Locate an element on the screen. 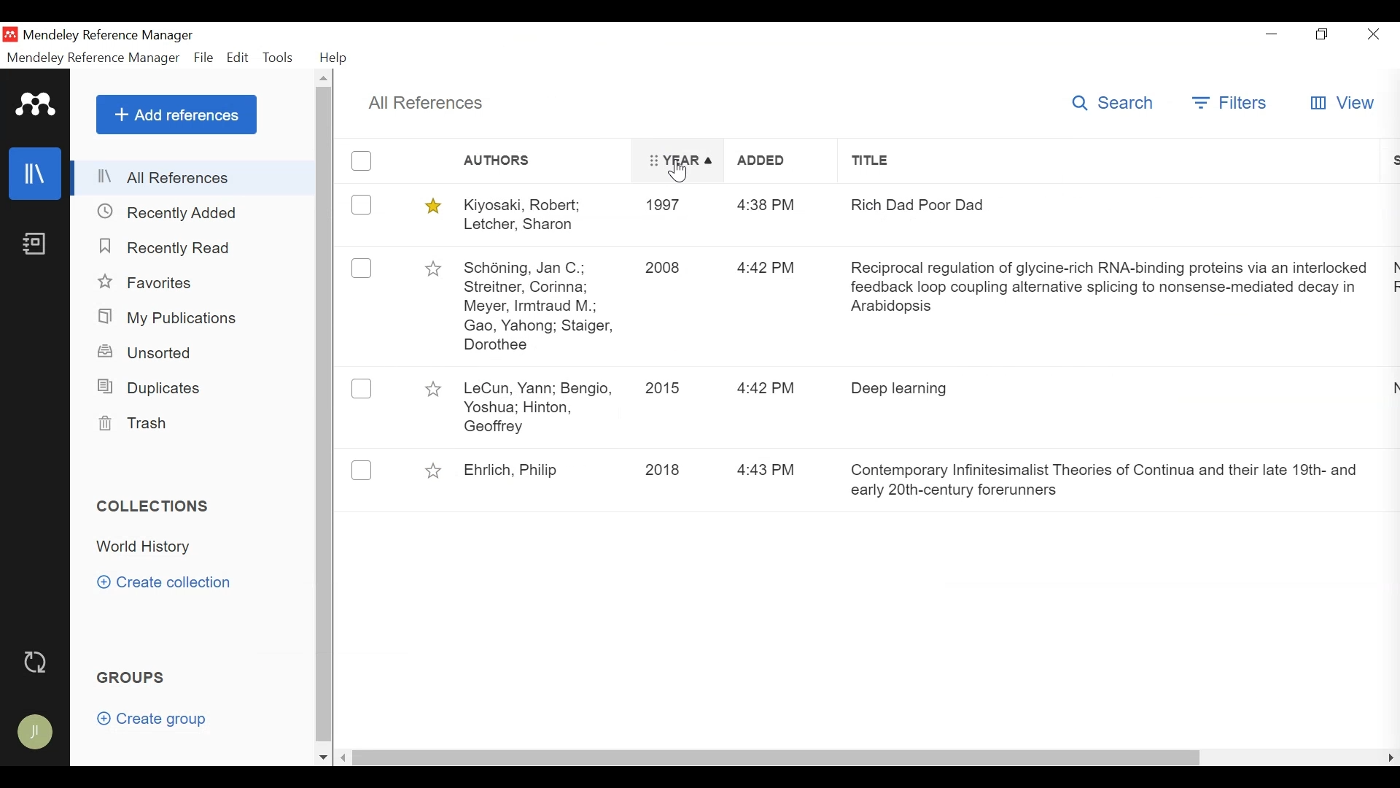  (un)Select Favorites is located at coordinates (432, 388).